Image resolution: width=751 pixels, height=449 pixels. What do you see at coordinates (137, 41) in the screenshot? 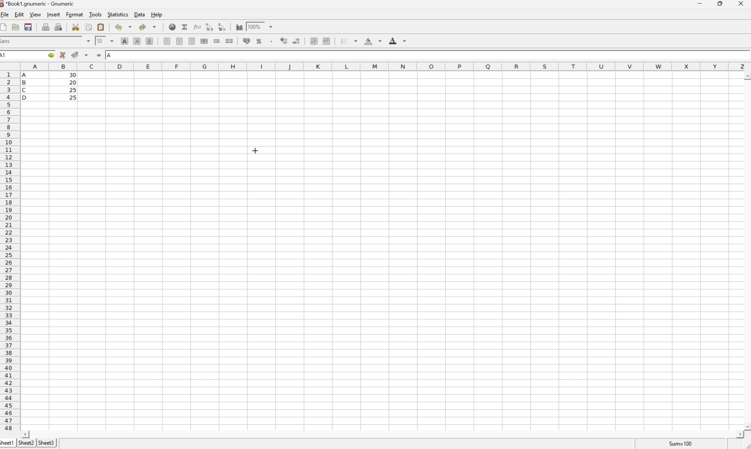
I see `Italic` at bounding box center [137, 41].